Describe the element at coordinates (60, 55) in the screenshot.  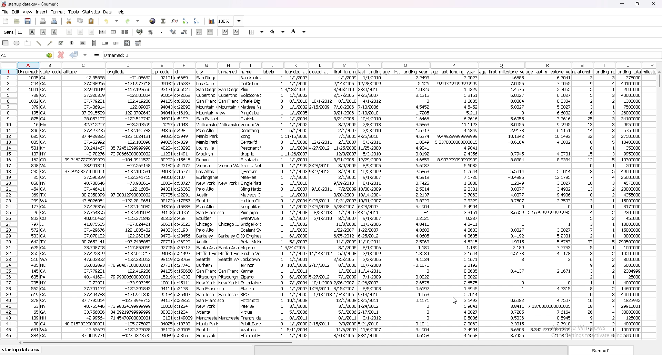
I see `cancel changes` at that location.